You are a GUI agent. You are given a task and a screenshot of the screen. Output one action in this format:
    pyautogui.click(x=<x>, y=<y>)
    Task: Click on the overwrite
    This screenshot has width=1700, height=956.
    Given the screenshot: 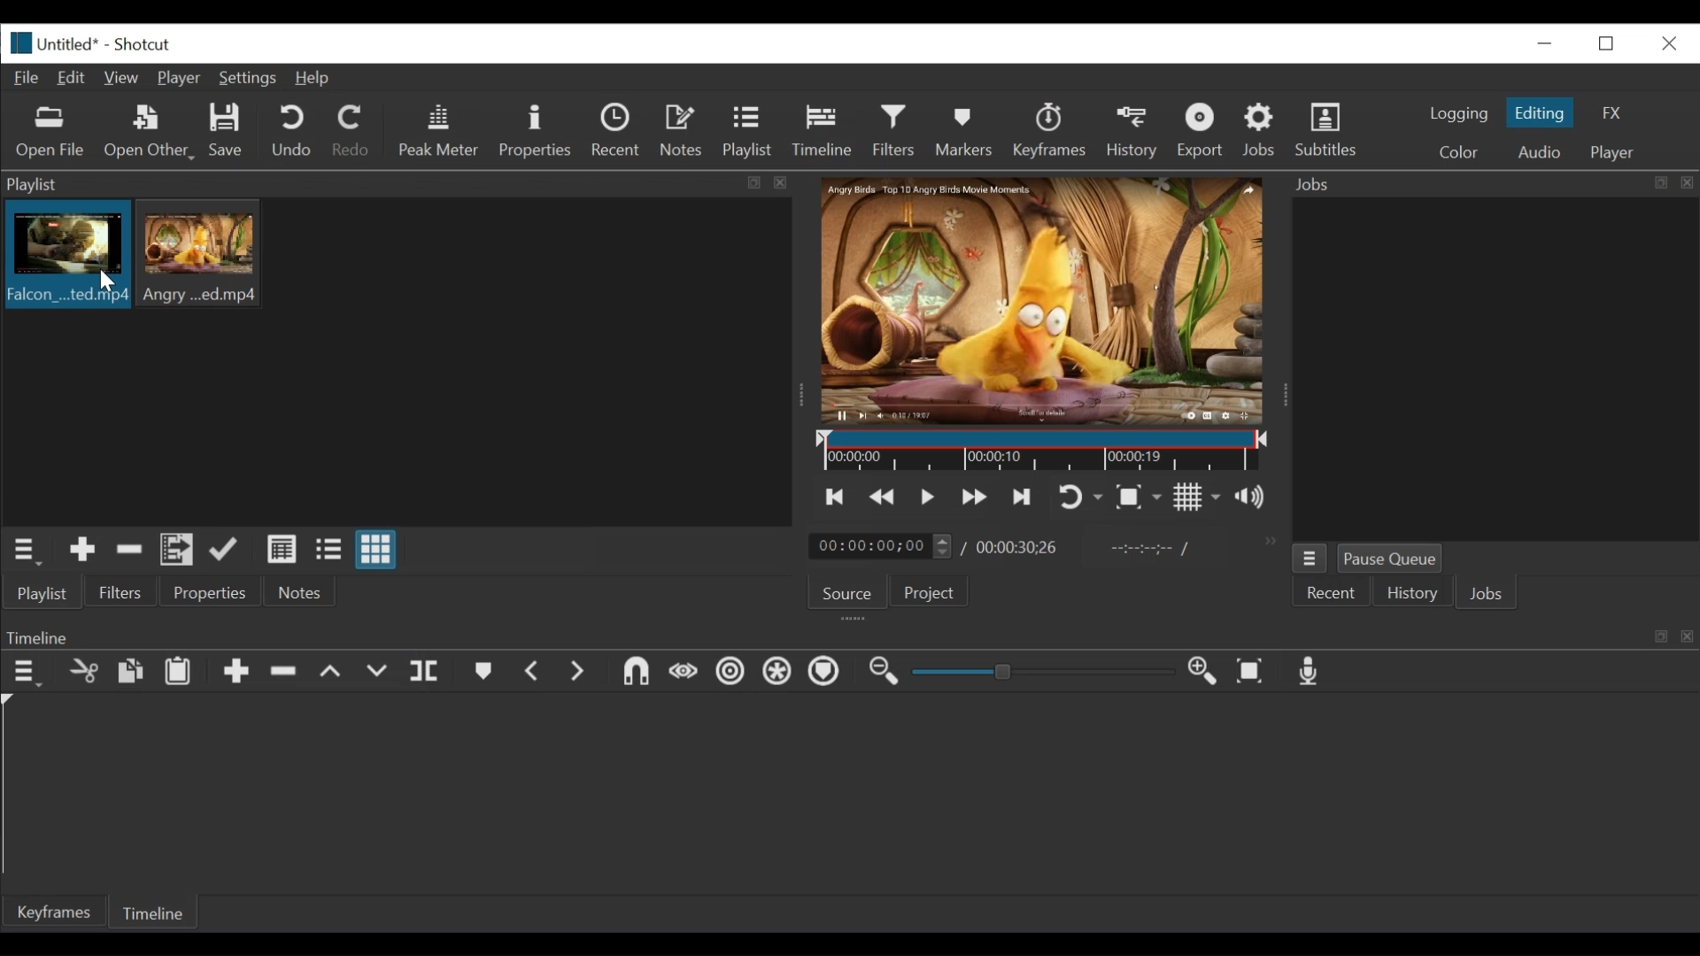 What is the action you would take?
    pyautogui.click(x=380, y=672)
    